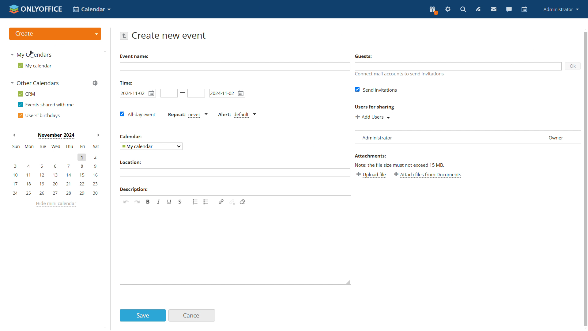 Image resolution: width=588 pixels, height=331 pixels. What do you see at coordinates (467, 136) in the screenshot?
I see `list of invitees` at bounding box center [467, 136].